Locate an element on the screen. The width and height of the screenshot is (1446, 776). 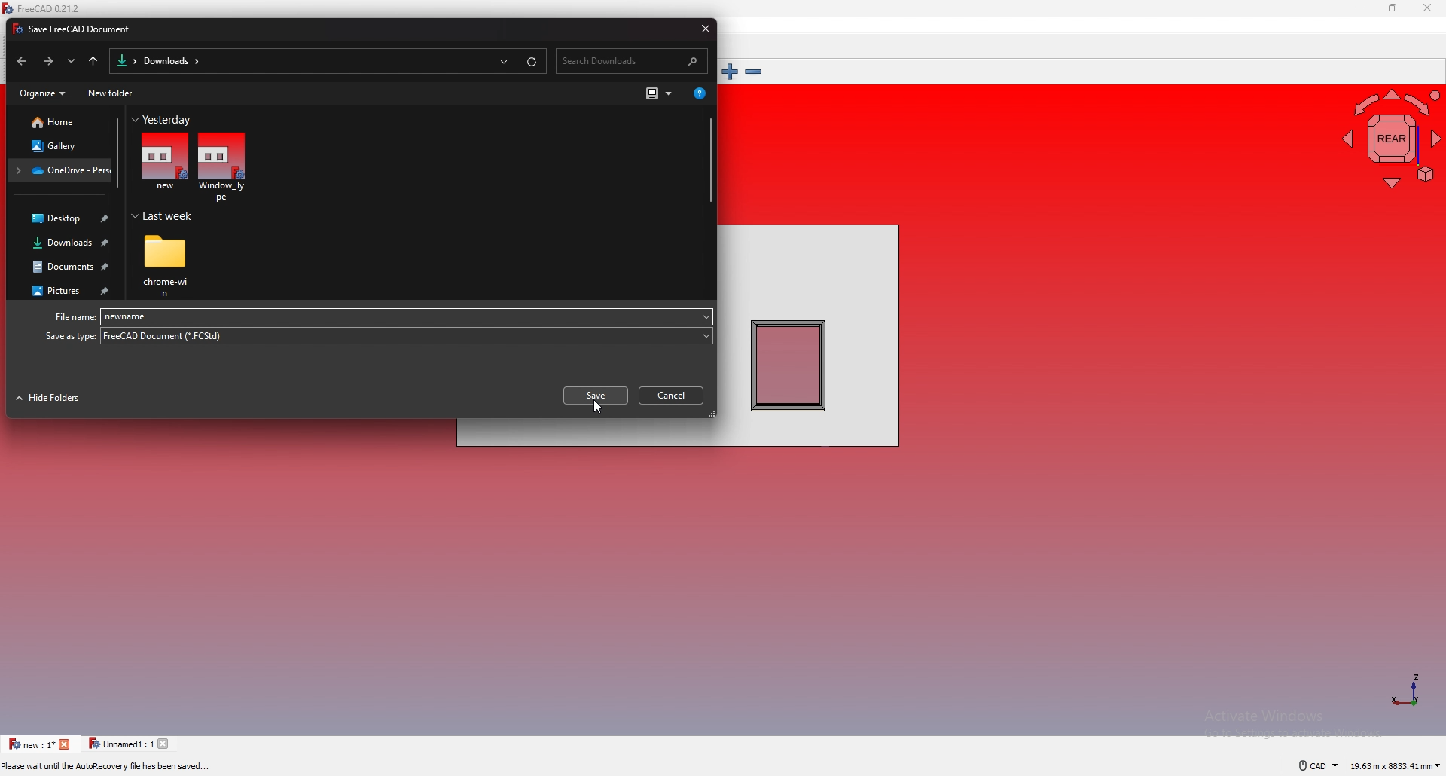
file is located at coordinates (161, 167).